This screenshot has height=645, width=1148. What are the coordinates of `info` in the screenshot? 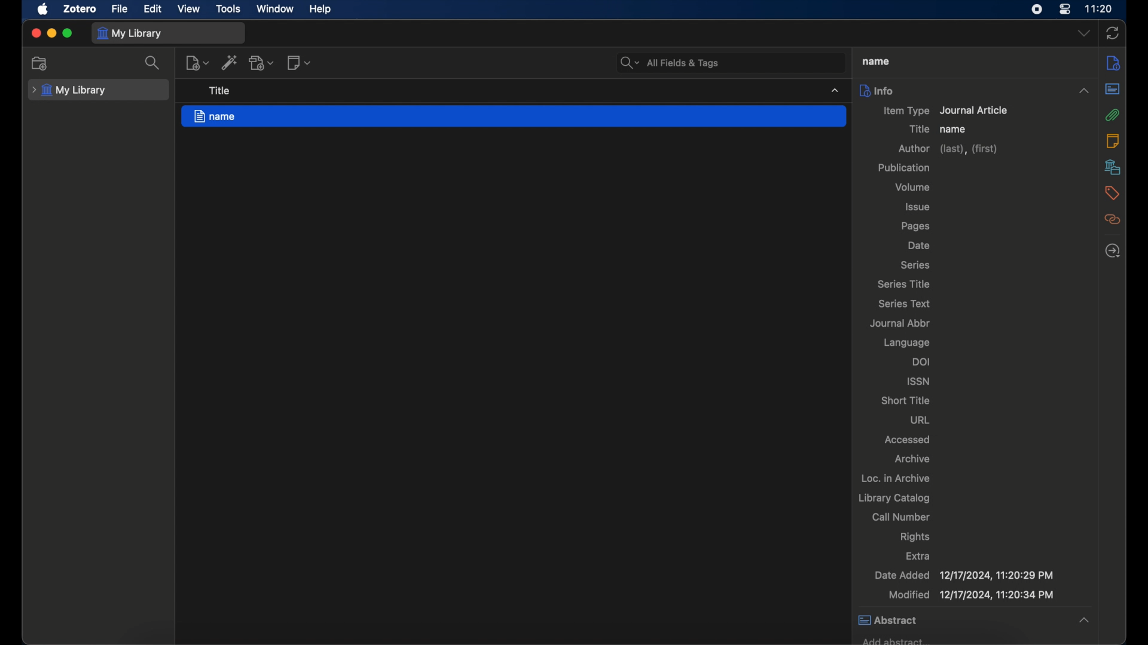 It's located at (1111, 62).